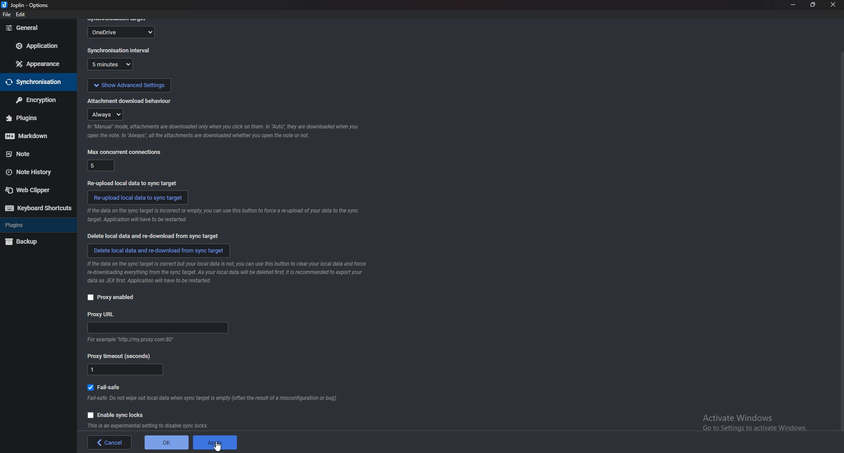 Image resolution: width=844 pixels, height=453 pixels. Describe the element at coordinates (126, 370) in the screenshot. I see `proxy timeout` at that location.